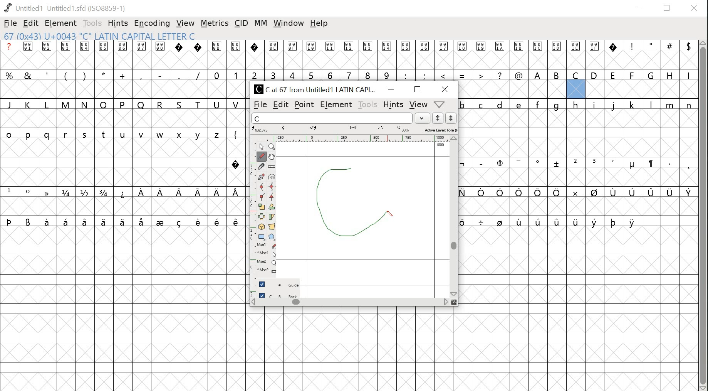  I want to click on scrollbar, so click(454, 217).